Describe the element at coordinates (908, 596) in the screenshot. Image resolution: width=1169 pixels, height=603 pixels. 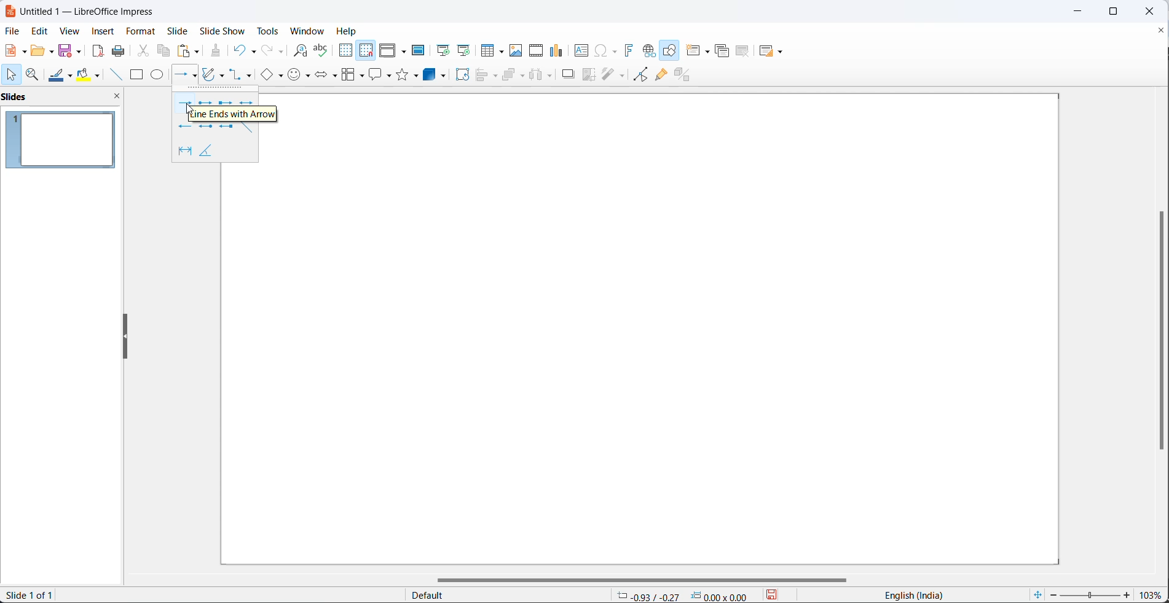
I see `English(India)` at that location.